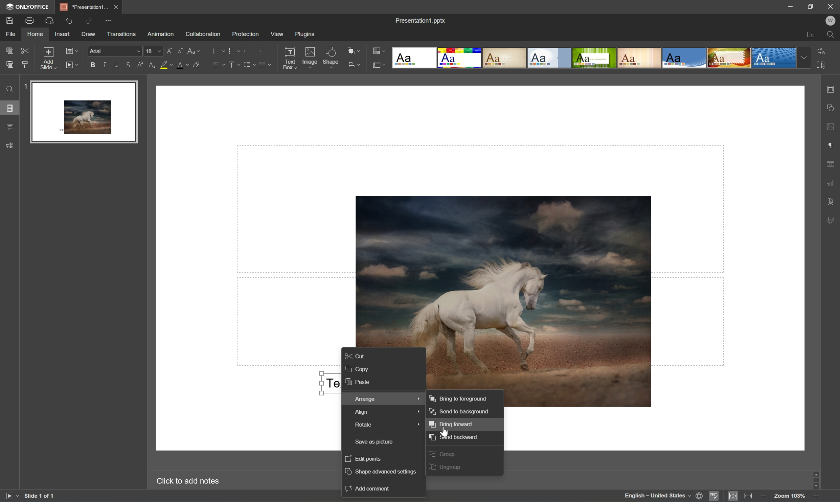 The height and width of the screenshot is (502, 840). Describe the element at coordinates (105, 65) in the screenshot. I see `Italic` at that location.